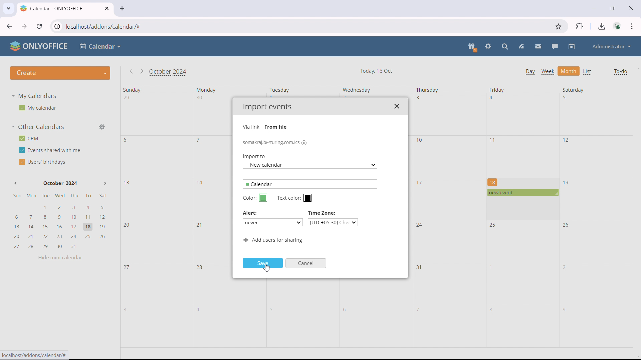 The width and height of the screenshot is (641, 360). I want to click on 12, so click(566, 139).